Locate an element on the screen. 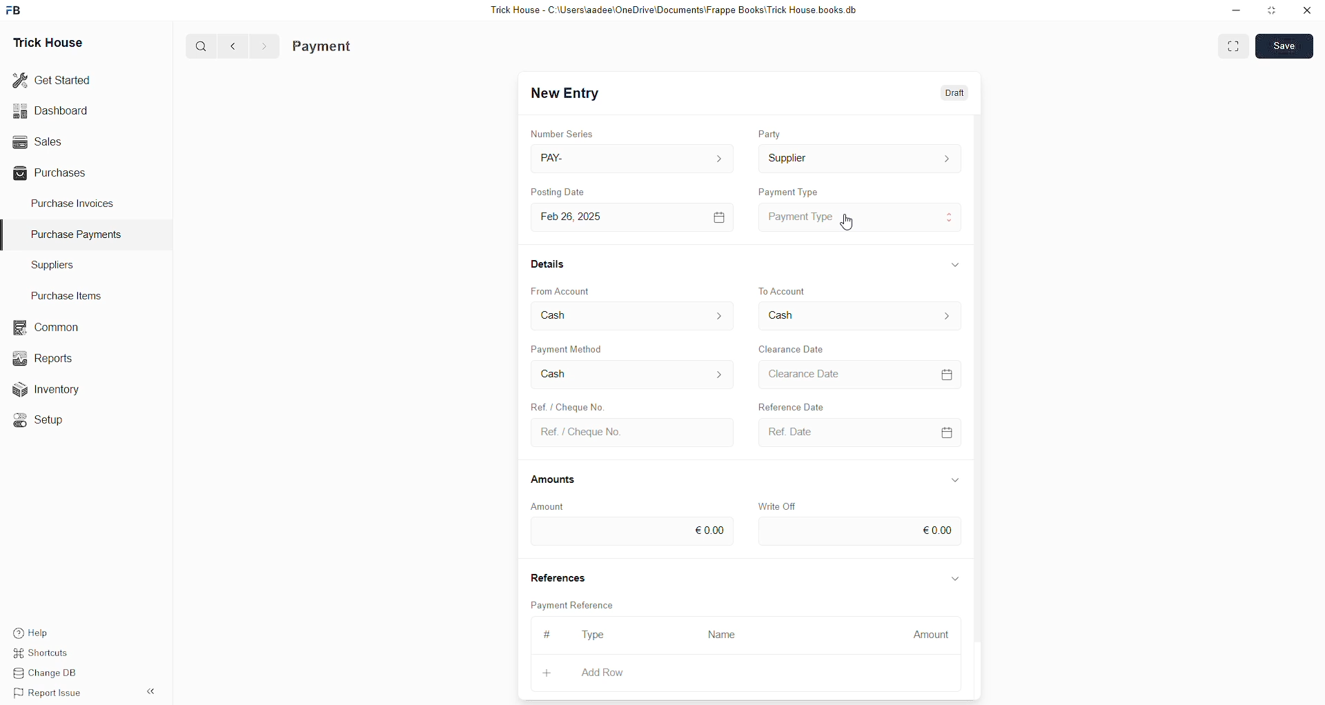 The width and height of the screenshot is (1325, 705). Save is located at coordinates (1283, 47).